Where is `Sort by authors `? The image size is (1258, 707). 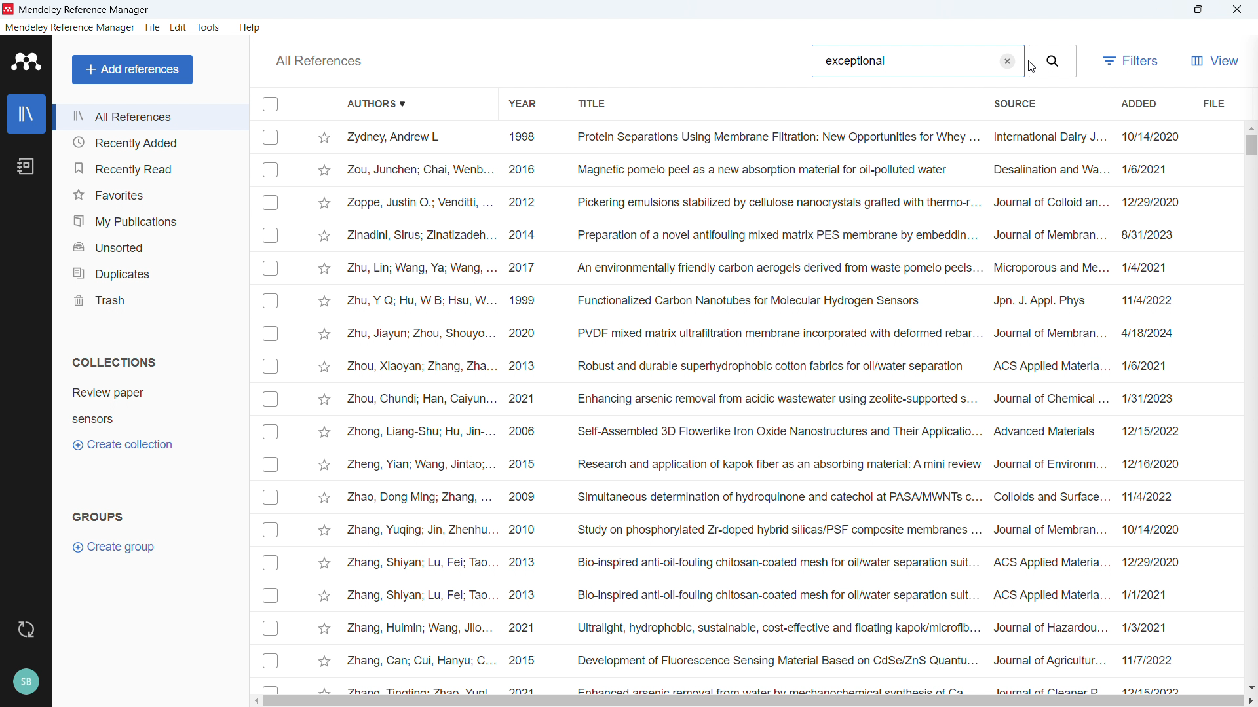
Sort by authors  is located at coordinates (373, 103).